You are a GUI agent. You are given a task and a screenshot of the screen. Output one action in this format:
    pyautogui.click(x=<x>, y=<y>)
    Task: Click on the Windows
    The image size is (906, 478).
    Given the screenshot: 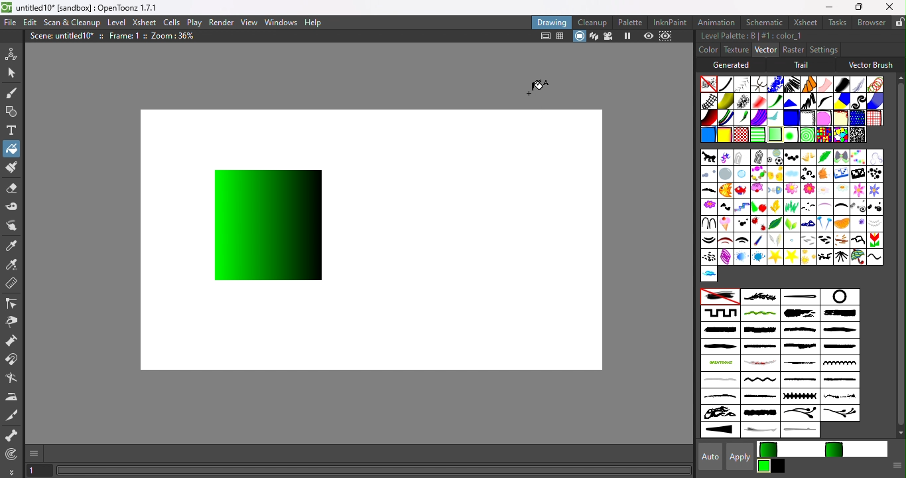 What is the action you would take?
    pyautogui.click(x=281, y=21)
    